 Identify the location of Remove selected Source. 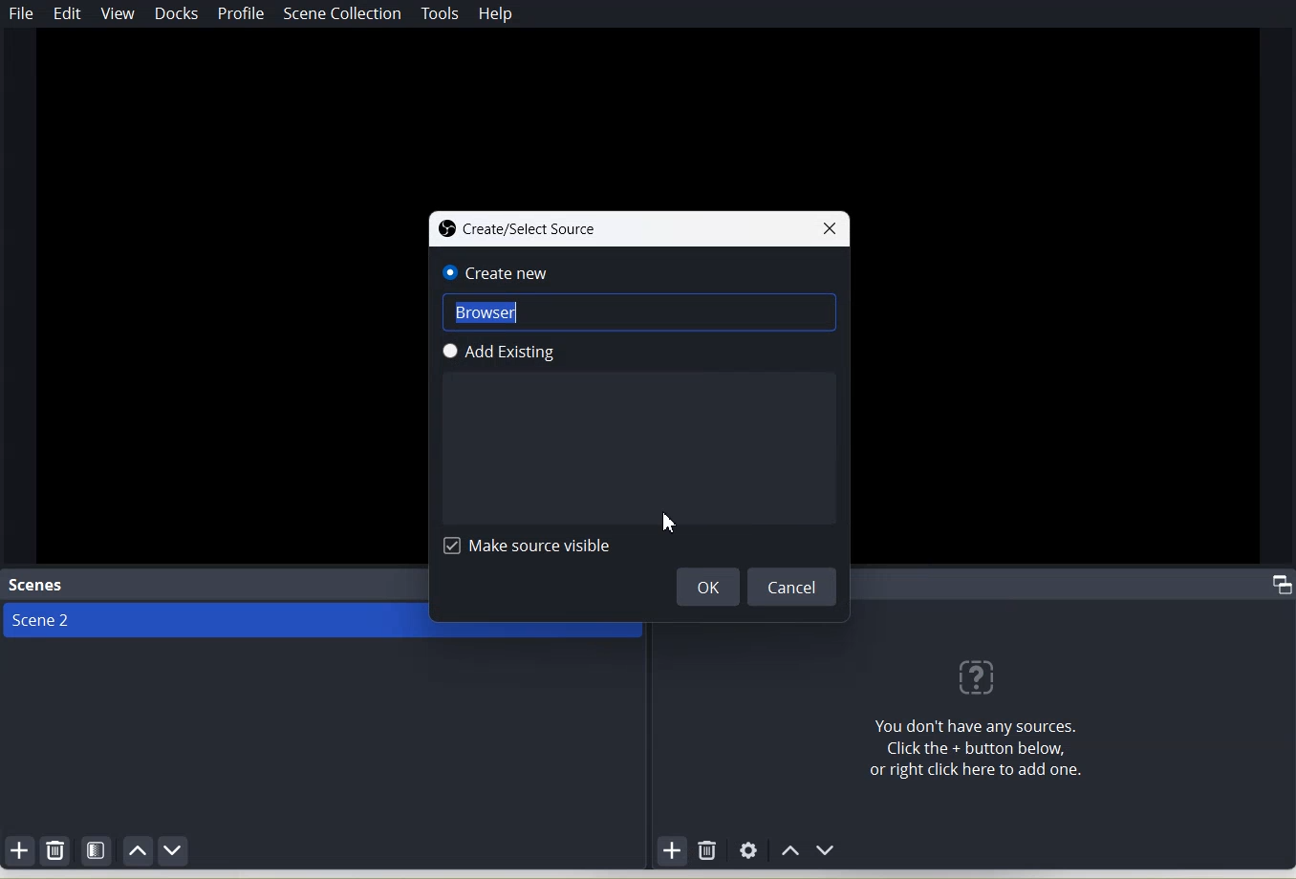
(708, 849).